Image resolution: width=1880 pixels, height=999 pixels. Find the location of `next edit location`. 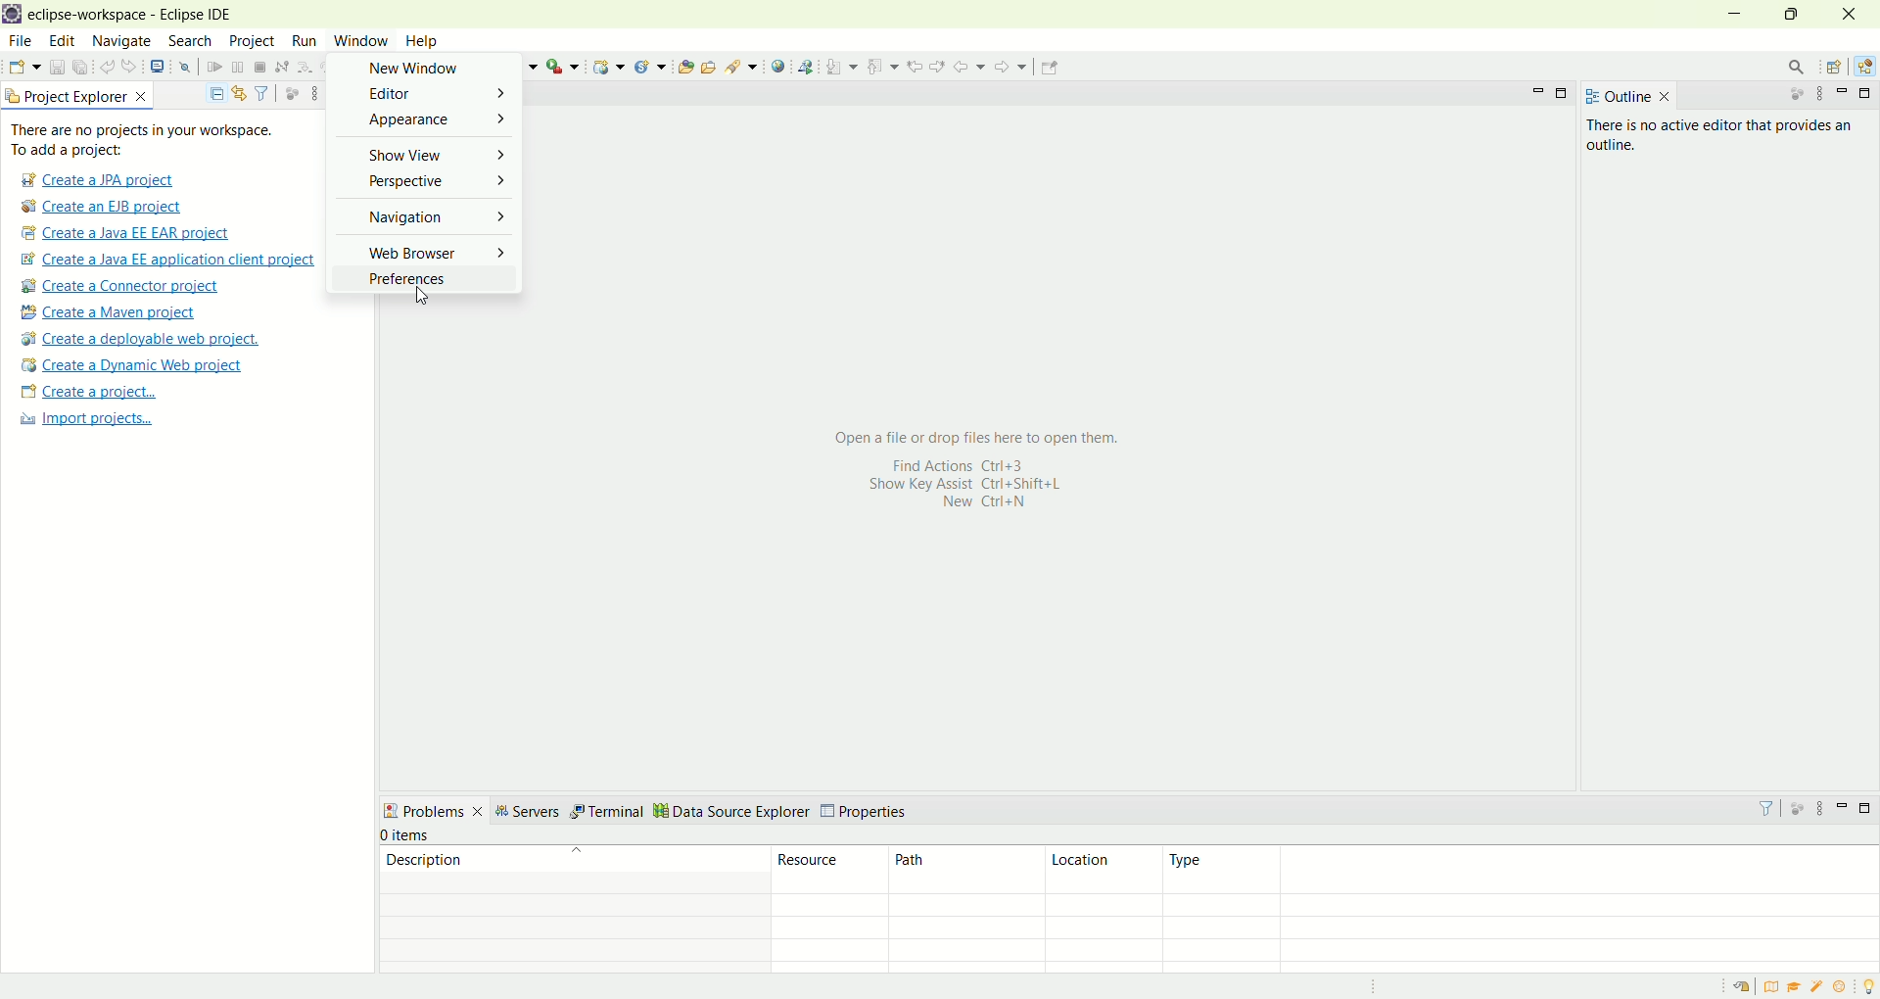

next edit location is located at coordinates (940, 65).